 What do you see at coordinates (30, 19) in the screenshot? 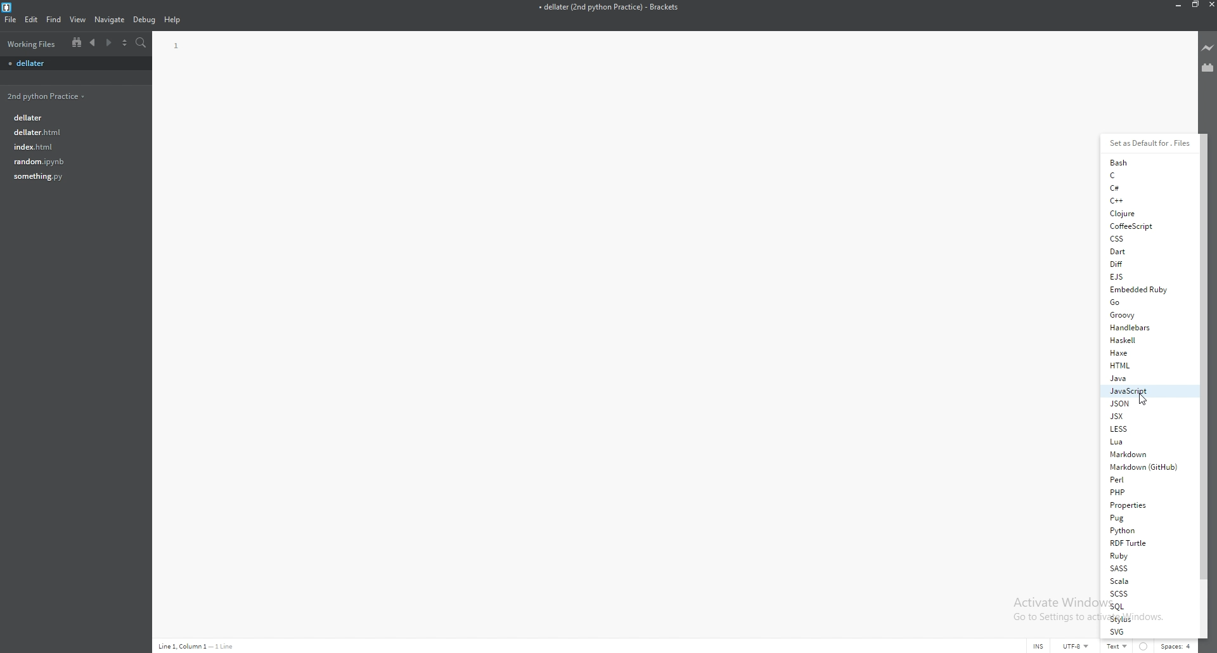
I see `edit` at bounding box center [30, 19].